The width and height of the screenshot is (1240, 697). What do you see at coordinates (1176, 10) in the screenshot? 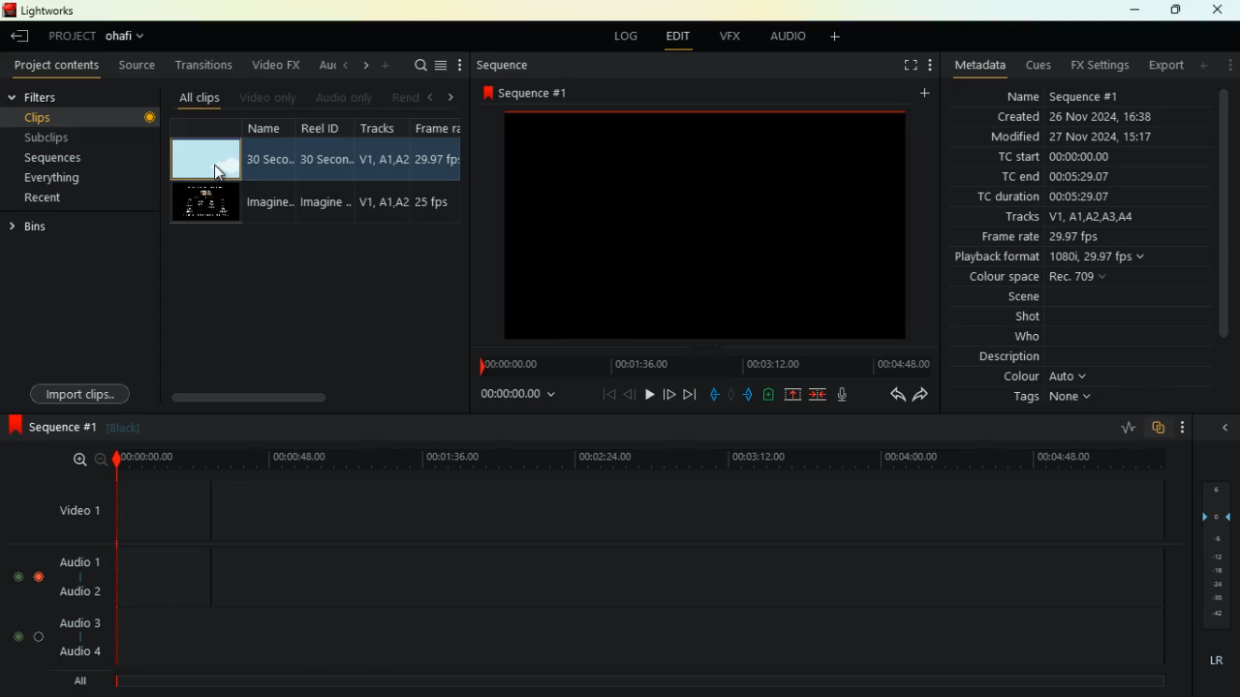
I see `maximize` at bounding box center [1176, 10].